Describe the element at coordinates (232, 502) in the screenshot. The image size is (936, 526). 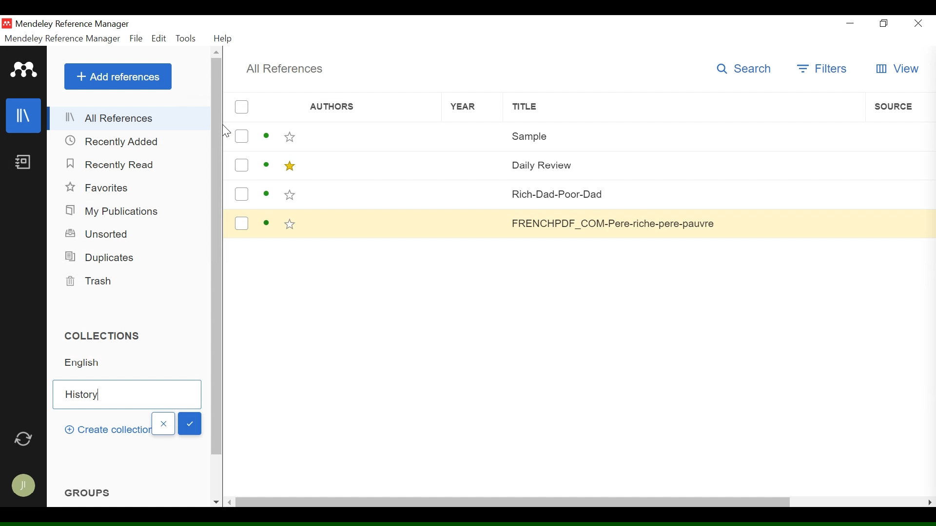
I see `Scroll left` at that location.